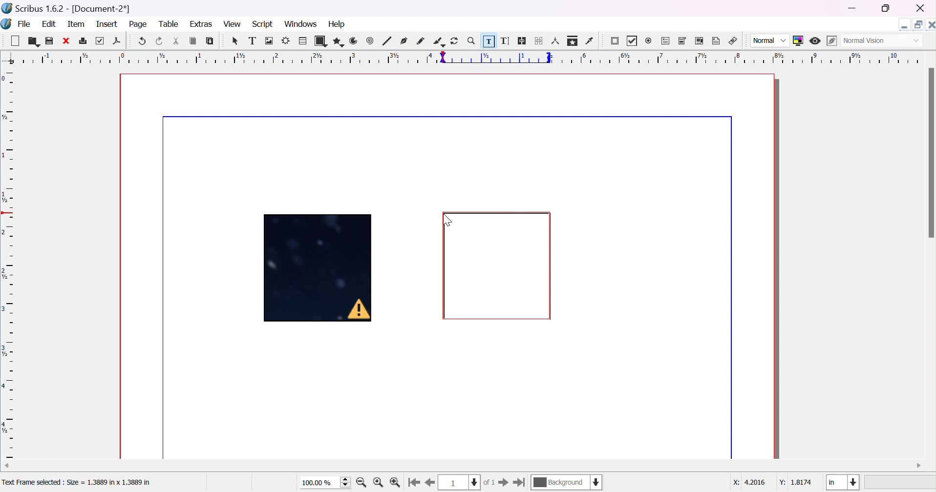  What do you see at coordinates (415, 482) in the screenshot?
I see `go to first page` at bounding box center [415, 482].